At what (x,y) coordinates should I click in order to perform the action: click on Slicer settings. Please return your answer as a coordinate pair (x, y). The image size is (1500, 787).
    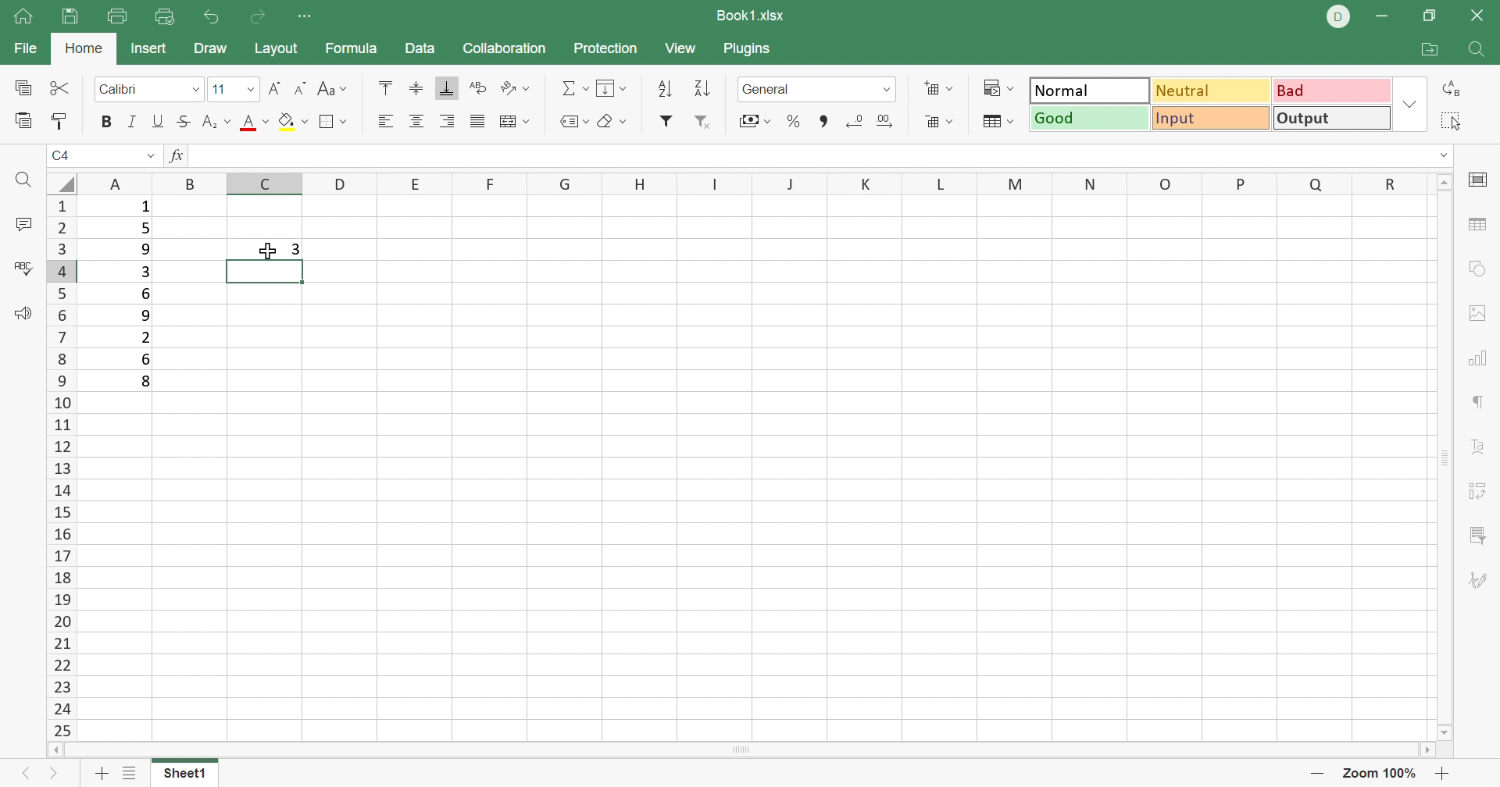
    Looking at the image, I should click on (1480, 536).